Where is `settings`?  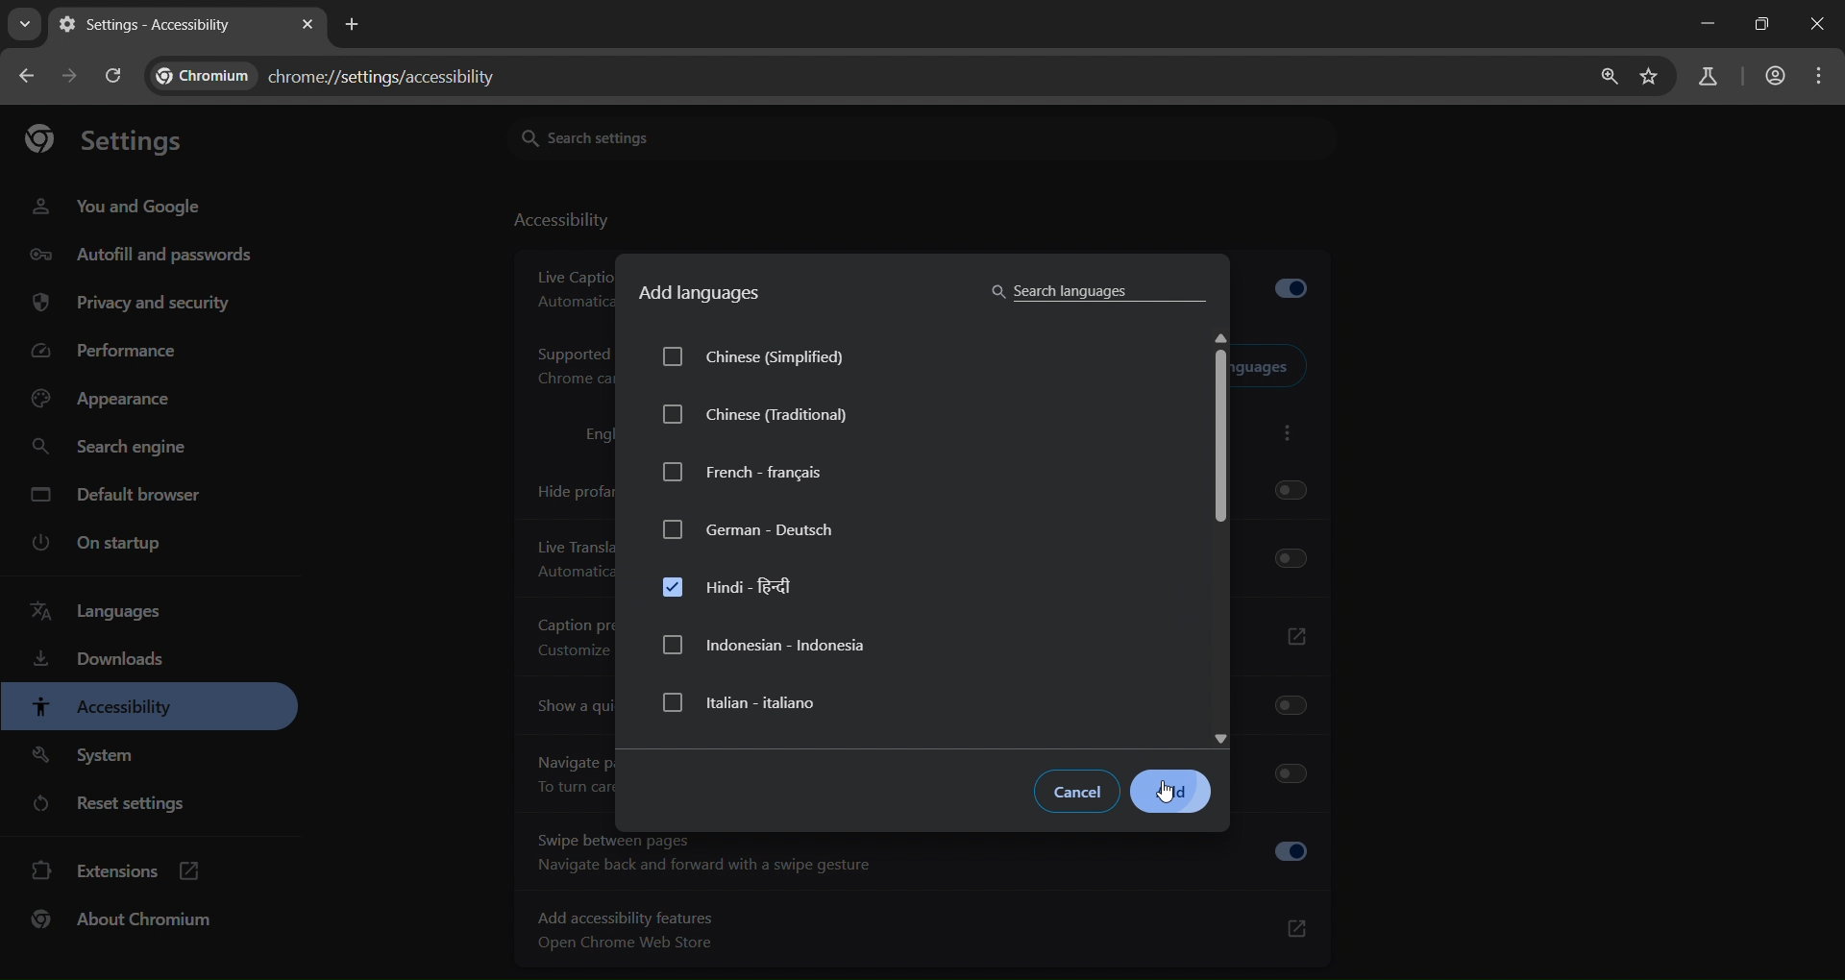 settings is located at coordinates (116, 140).